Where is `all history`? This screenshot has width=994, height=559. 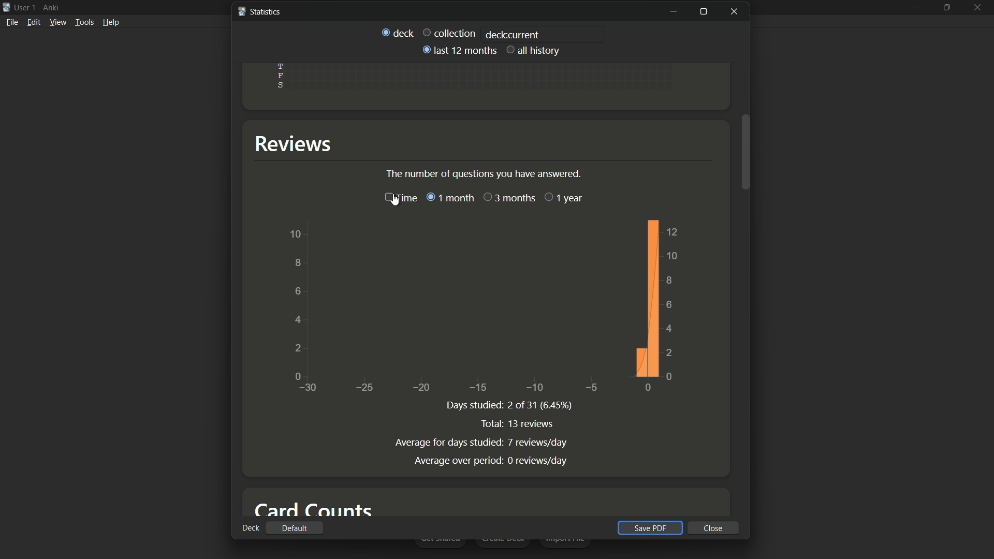 all history is located at coordinates (534, 50).